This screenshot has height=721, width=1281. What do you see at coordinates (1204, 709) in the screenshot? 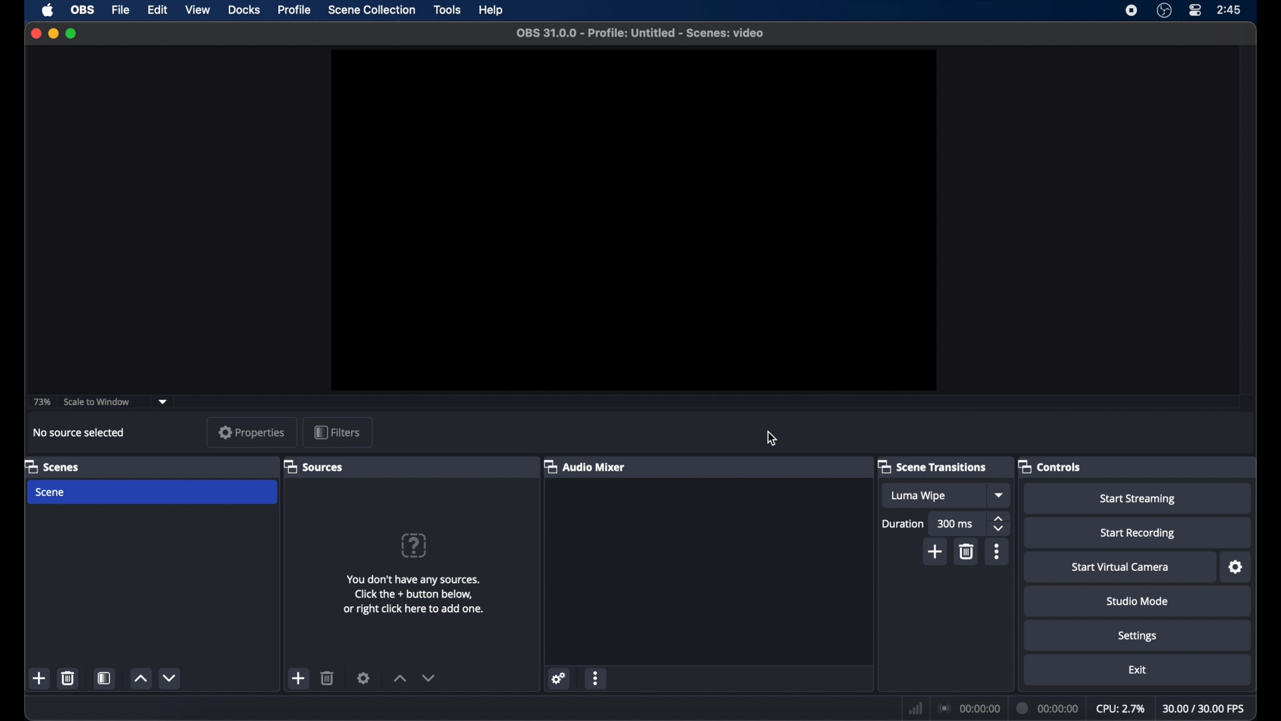
I see `fps` at bounding box center [1204, 709].